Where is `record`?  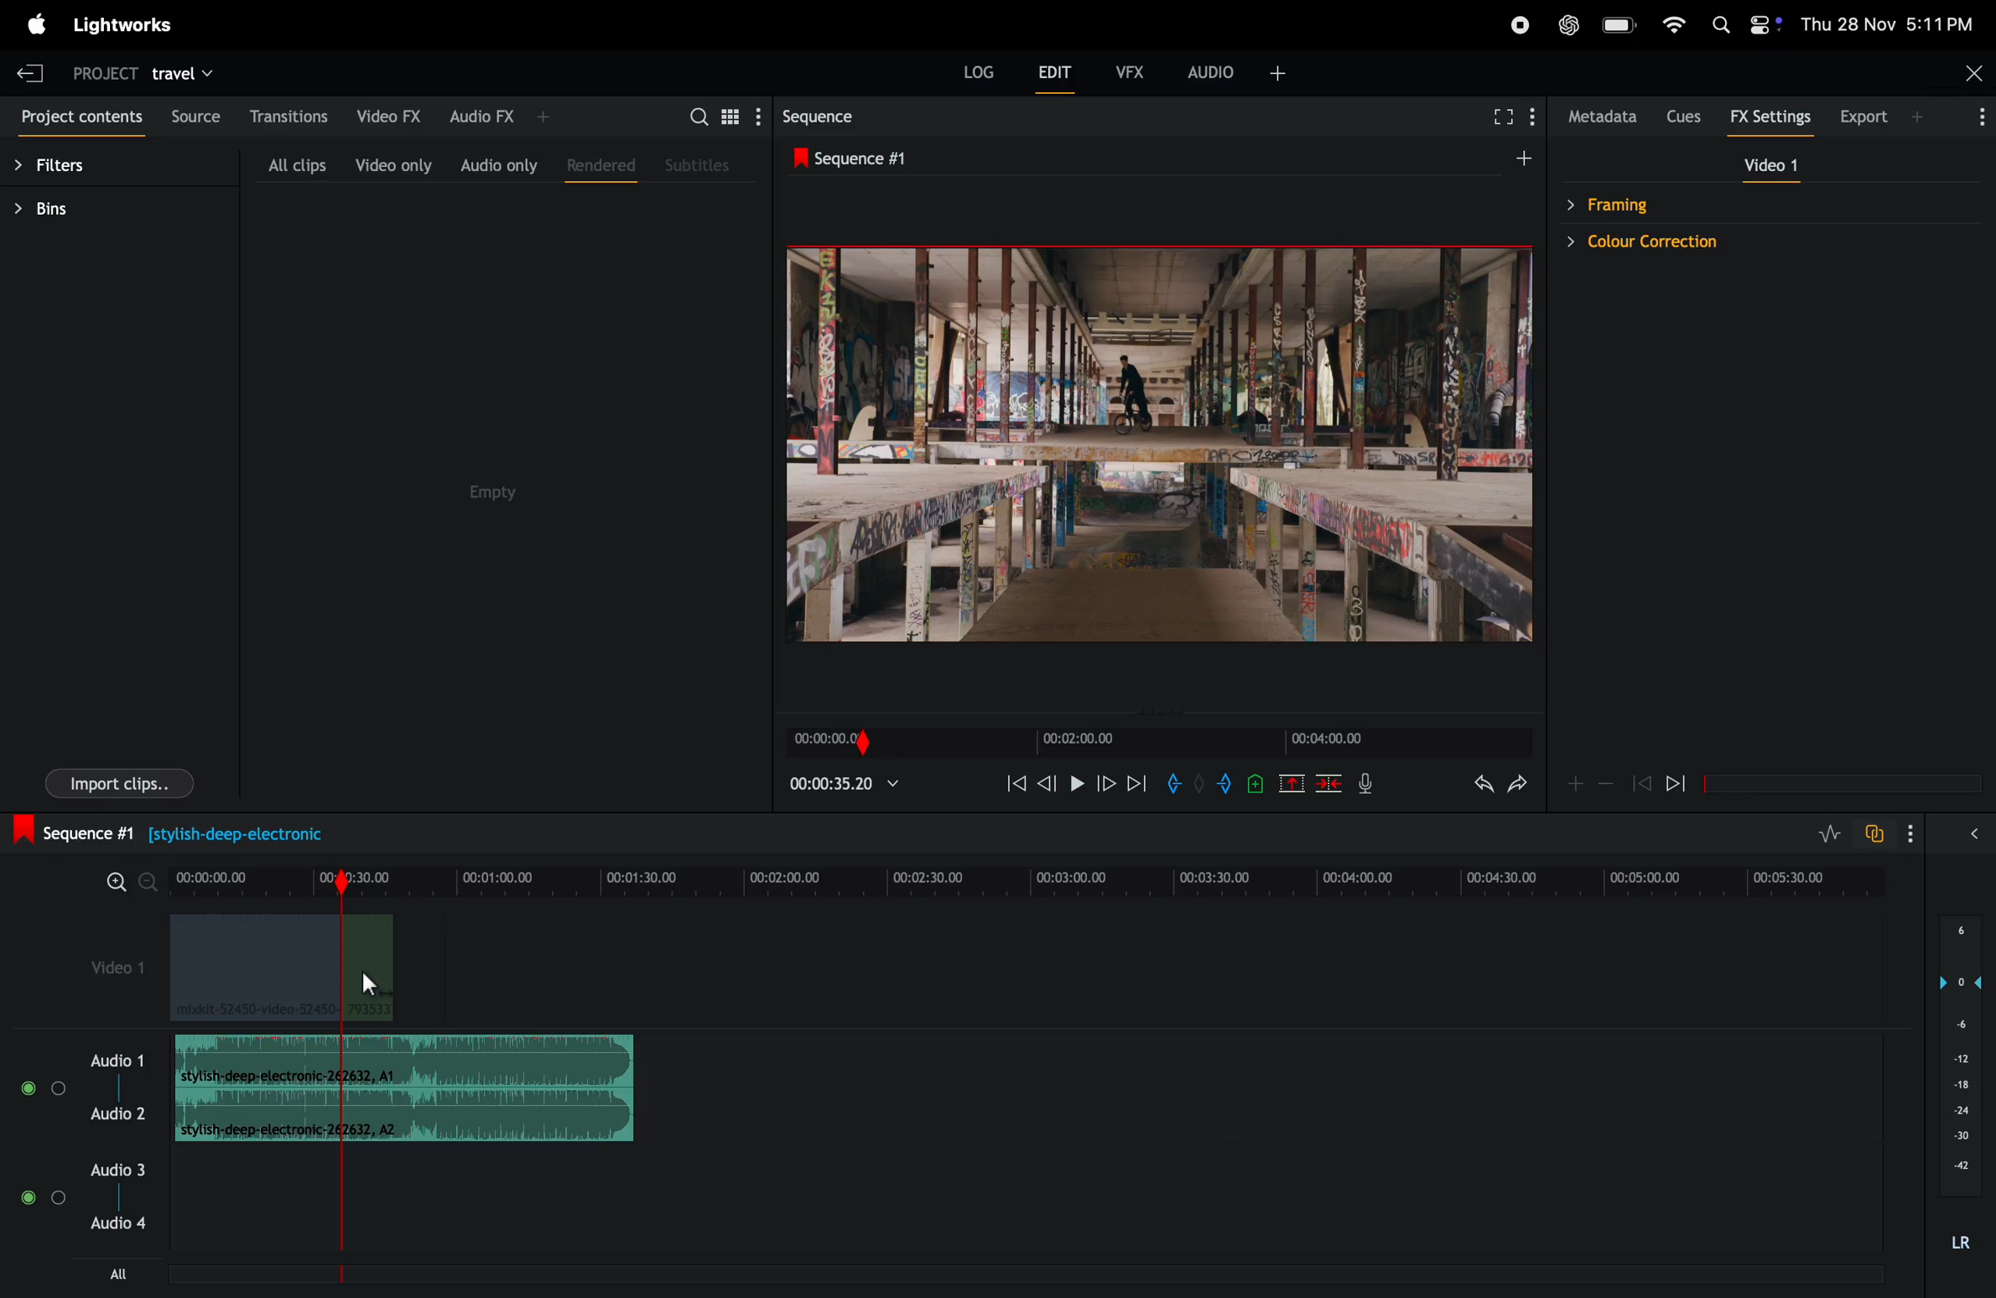
record is located at coordinates (1519, 26).